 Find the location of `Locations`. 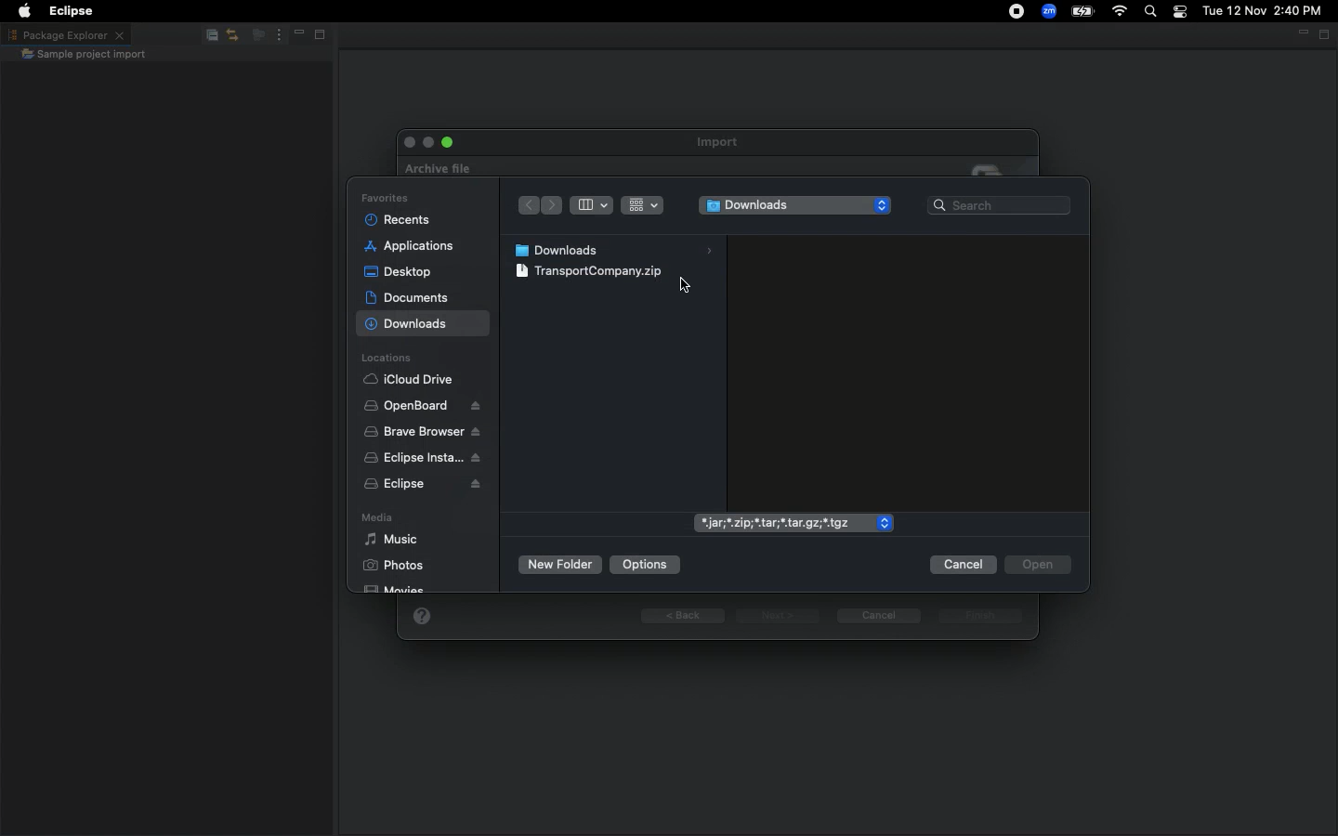

Locations is located at coordinates (388, 359).